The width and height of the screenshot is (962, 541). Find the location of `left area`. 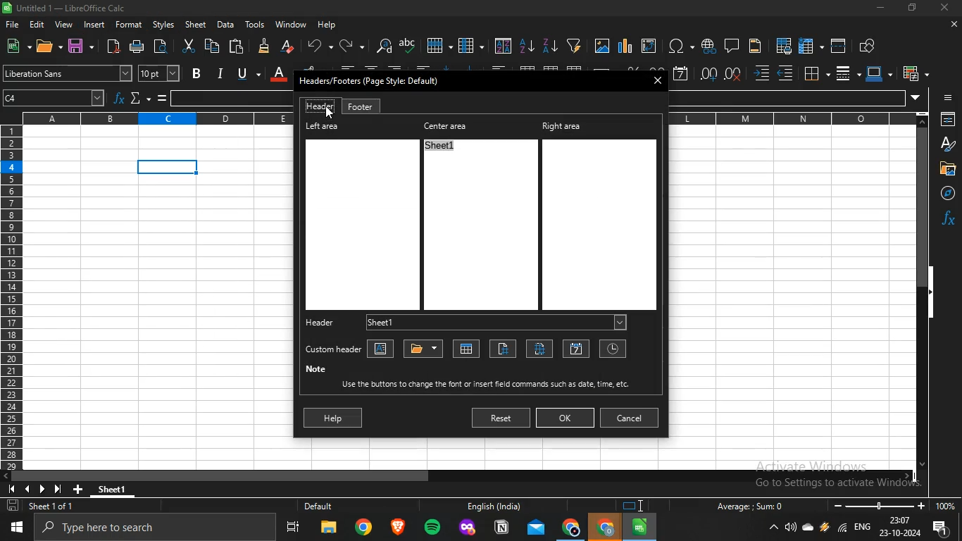

left area is located at coordinates (360, 216).